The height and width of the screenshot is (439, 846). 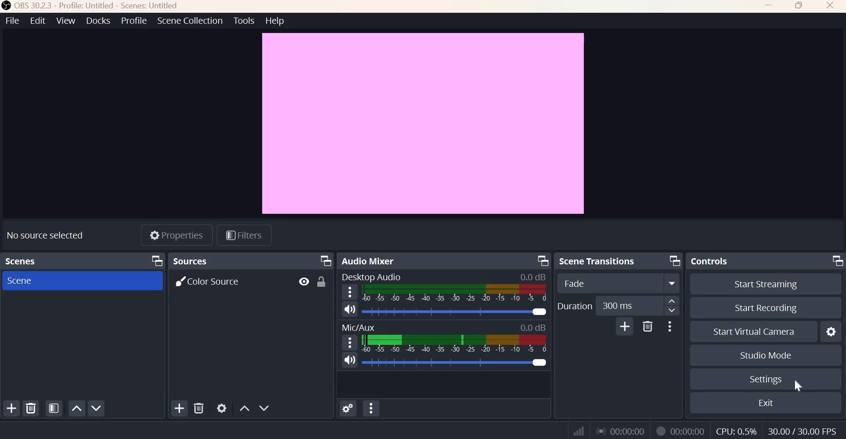 What do you see at coordinates (770, 7) in the screenshot?
I see `Minimize` at bounding box center [770, 7].